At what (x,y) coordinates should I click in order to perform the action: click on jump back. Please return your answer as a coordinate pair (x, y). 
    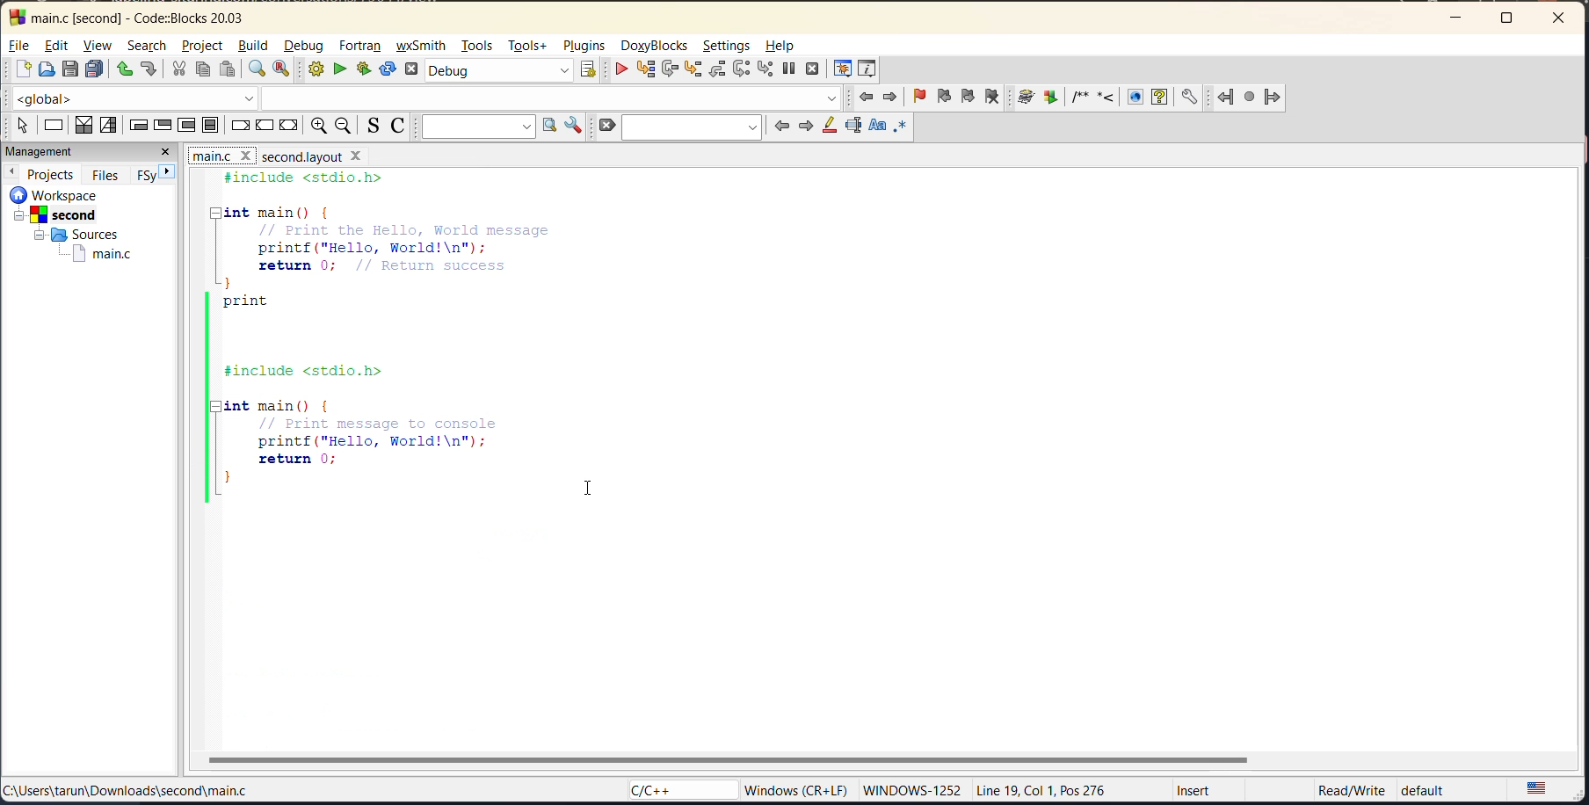
    Looking at the image, I should click on (868, 98).